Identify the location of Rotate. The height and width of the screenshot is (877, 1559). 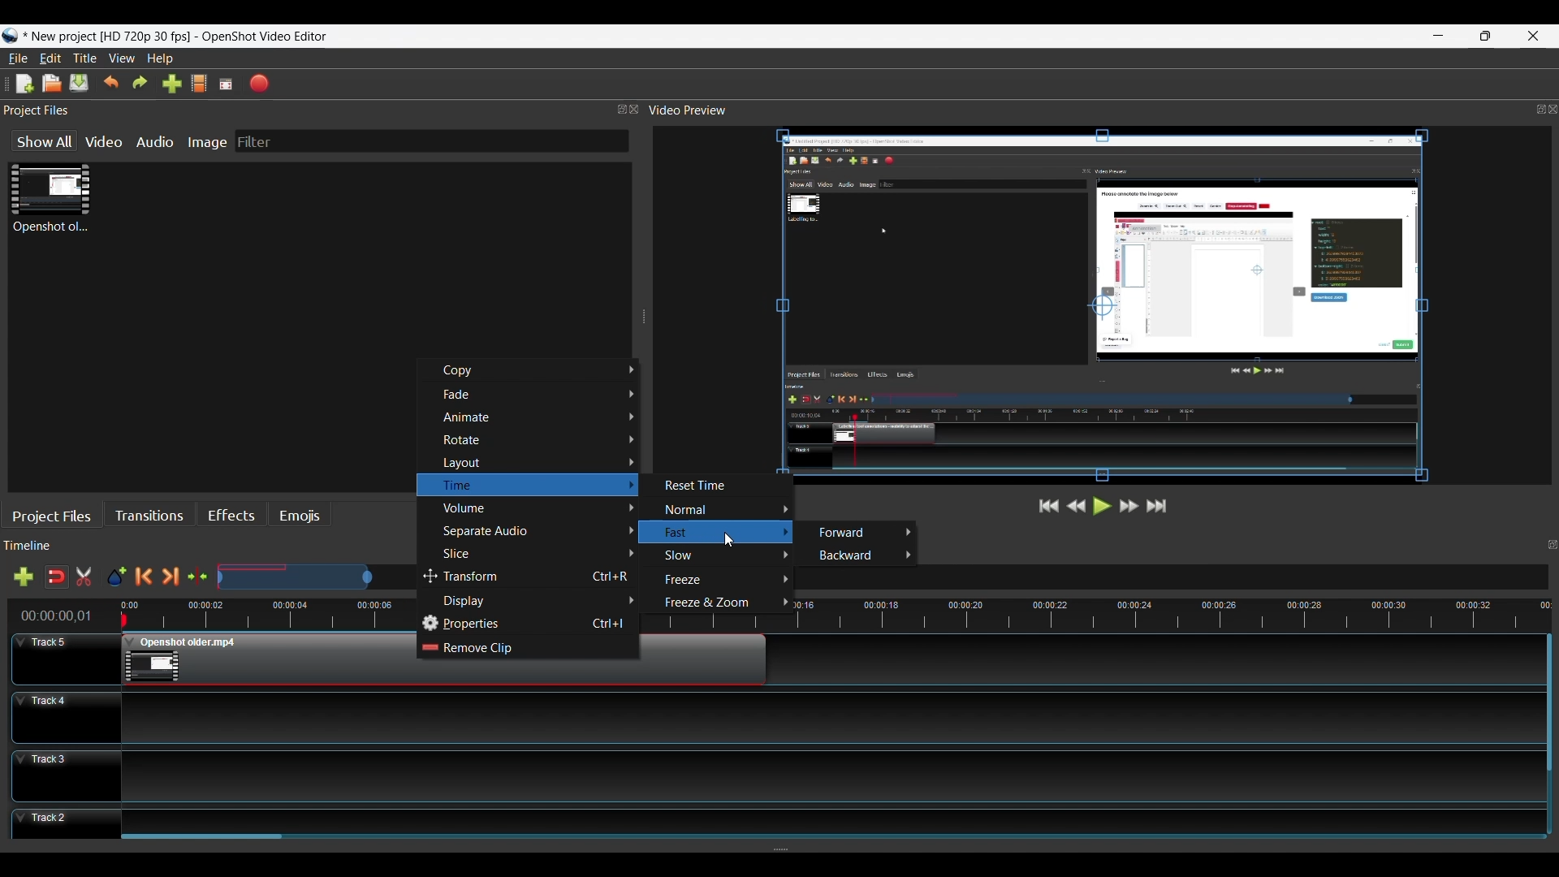
(538, 441).